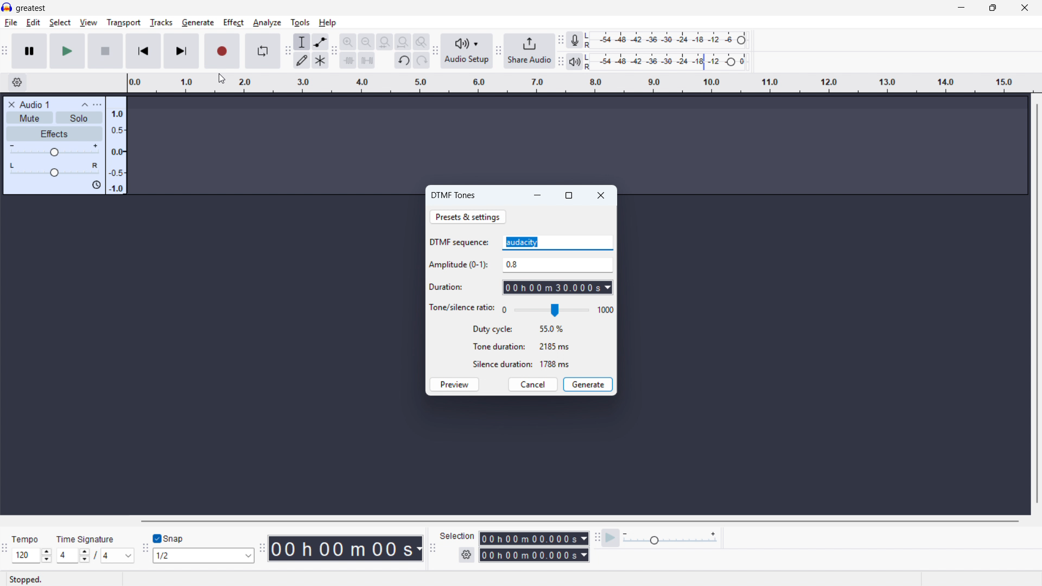 The width and height of the screenshot is (1042, 586). What do you see at coordinates (421, 61) in the screenshot?
I see `redo` at bounding box center [421, 61].